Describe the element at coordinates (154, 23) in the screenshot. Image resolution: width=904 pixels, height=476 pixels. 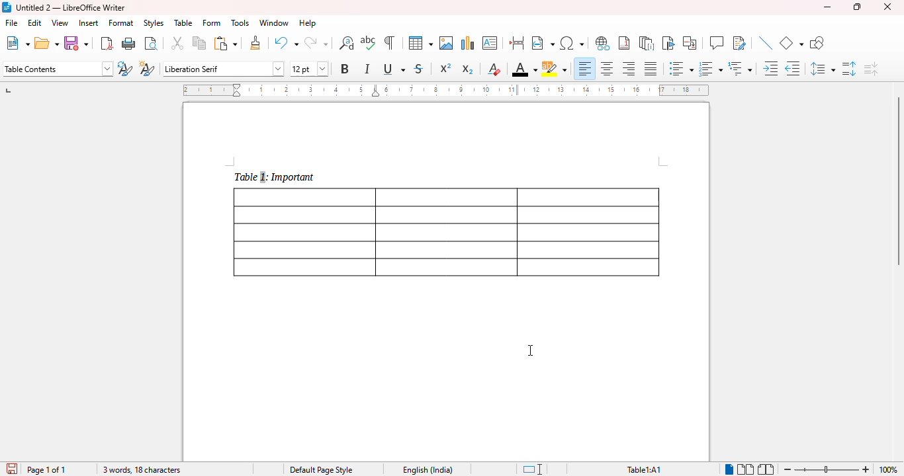
I see `styles` at that location.